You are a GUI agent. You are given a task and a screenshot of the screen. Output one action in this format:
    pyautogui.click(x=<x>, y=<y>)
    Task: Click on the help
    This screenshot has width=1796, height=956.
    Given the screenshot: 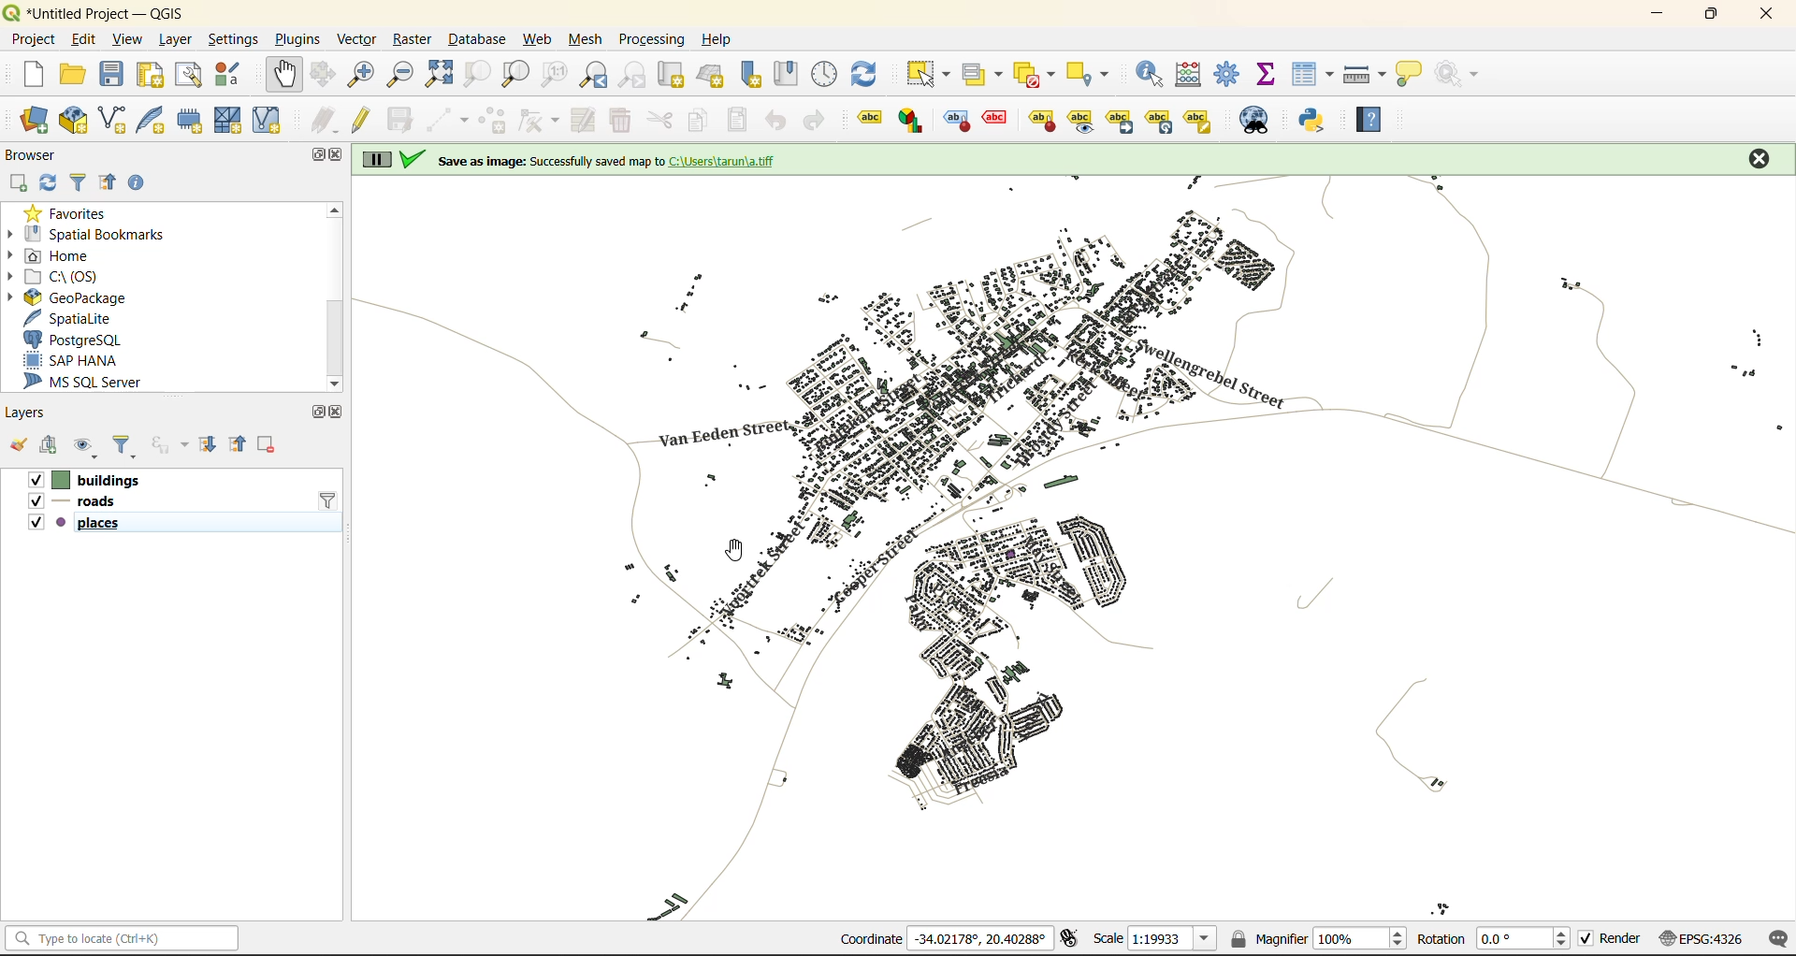 What is the action you would take?
    pyautogui.click(x=719, y=39)
    